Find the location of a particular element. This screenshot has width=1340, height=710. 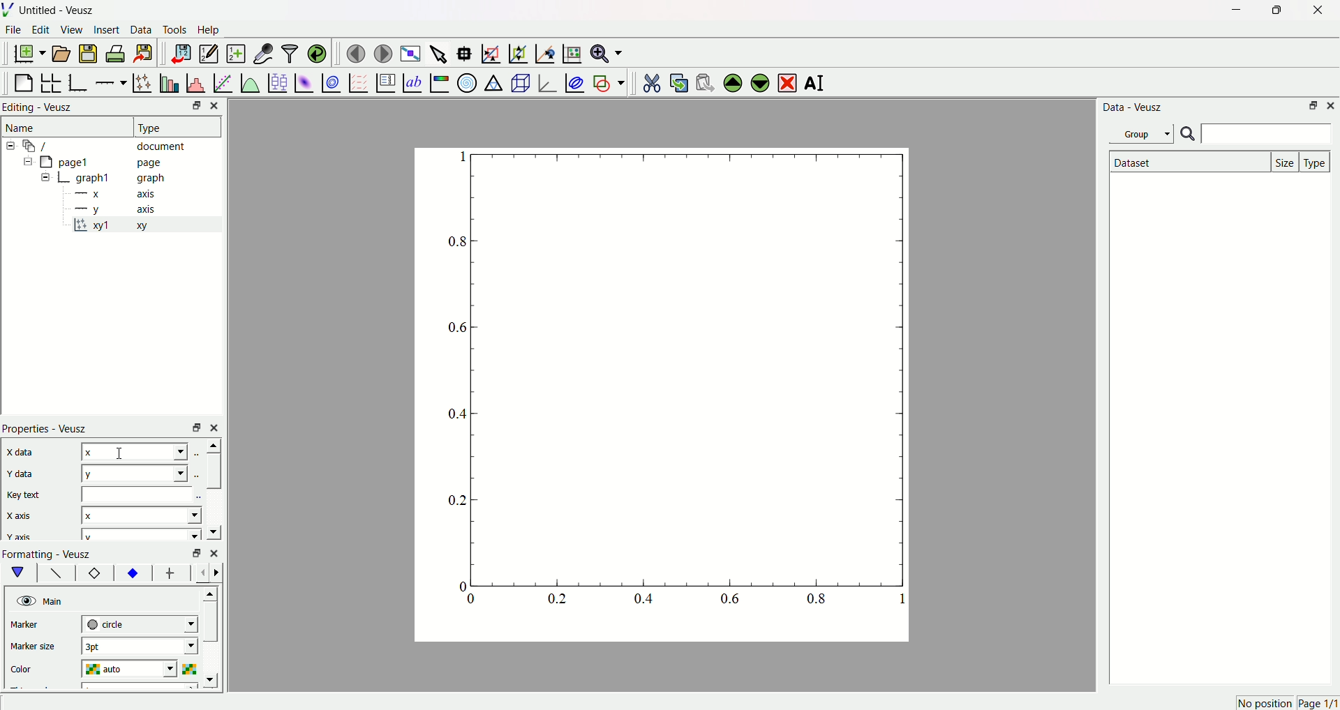

new document is located at coordinates (31, 54).